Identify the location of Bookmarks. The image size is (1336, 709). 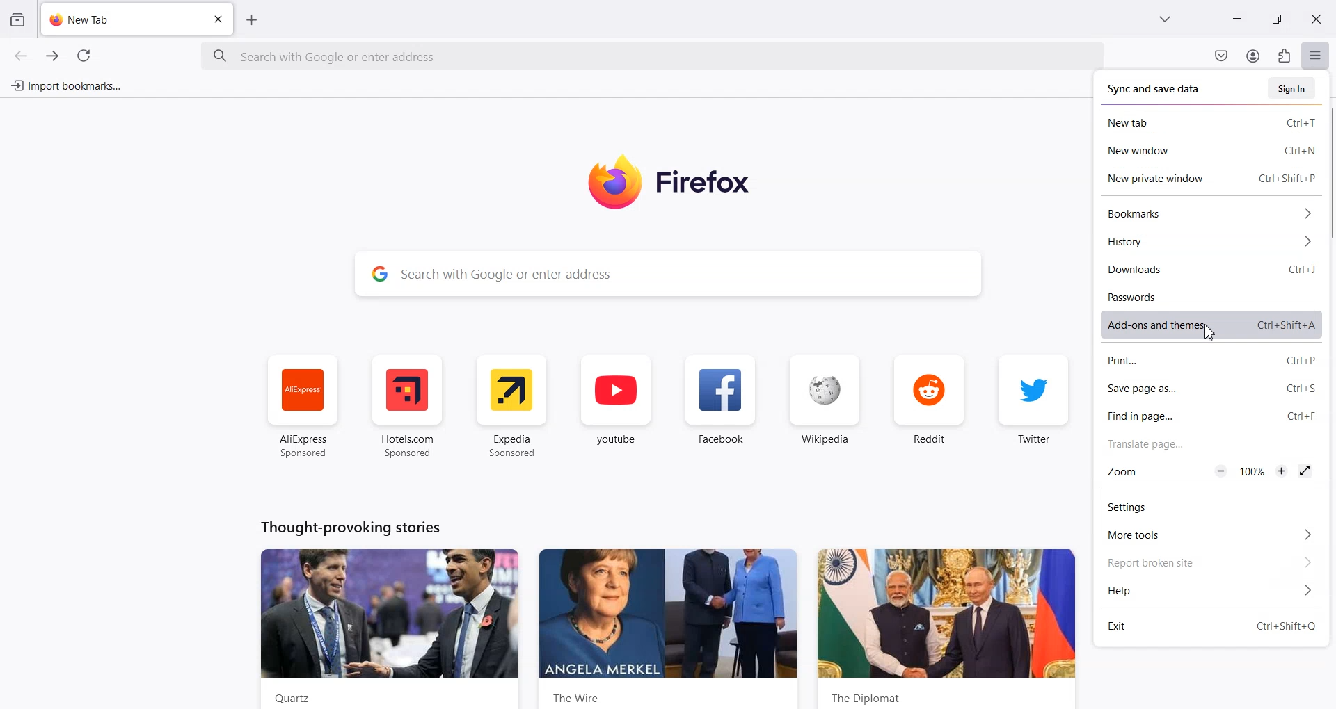
(1208, 213).